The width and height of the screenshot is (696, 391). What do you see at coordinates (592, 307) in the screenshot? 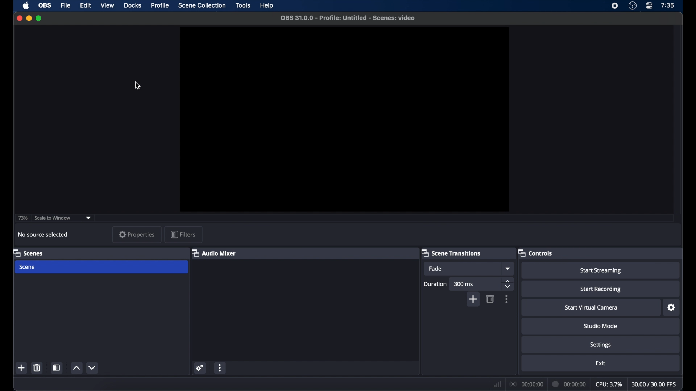
I see `start virtual camera` at bounding box center [592, 307].